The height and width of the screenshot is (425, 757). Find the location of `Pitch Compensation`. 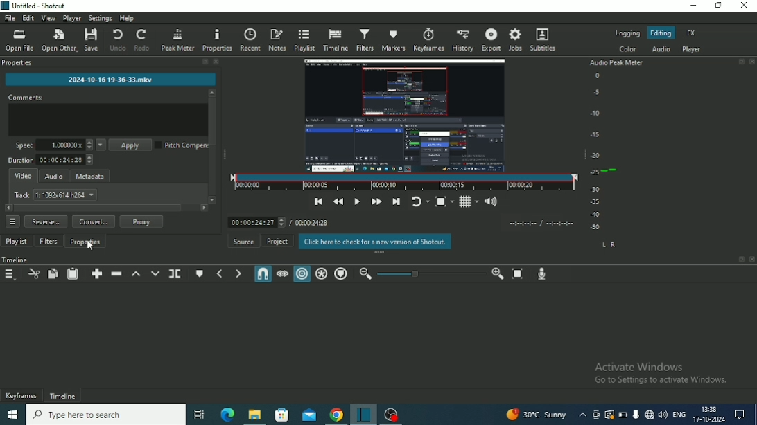

Pitch Compensation is located at coordinates (181, 145).